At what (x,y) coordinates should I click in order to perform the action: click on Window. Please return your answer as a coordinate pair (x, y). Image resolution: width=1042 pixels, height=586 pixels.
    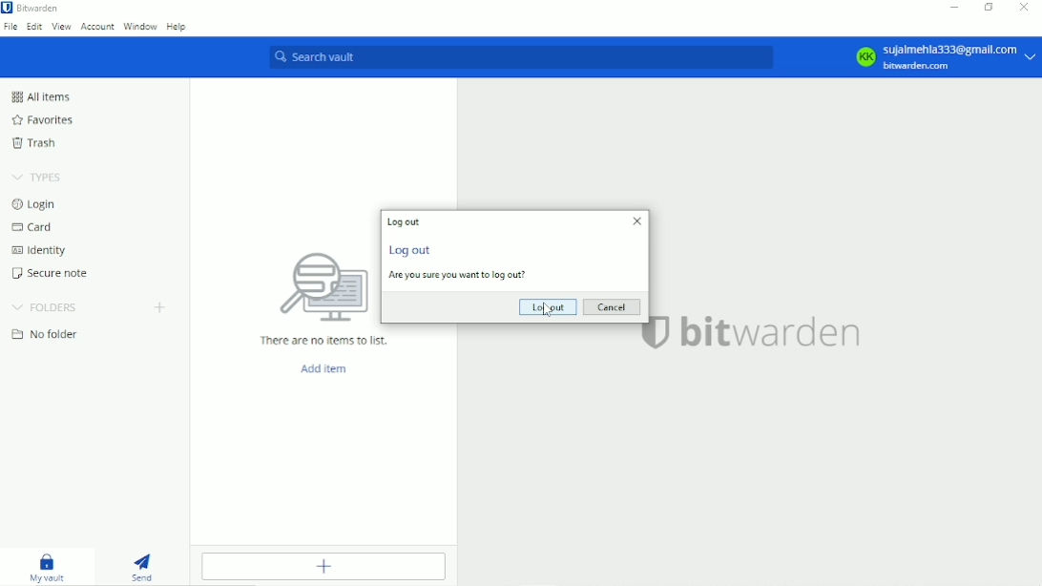
    Looking at the image, I should click on (138, 26).